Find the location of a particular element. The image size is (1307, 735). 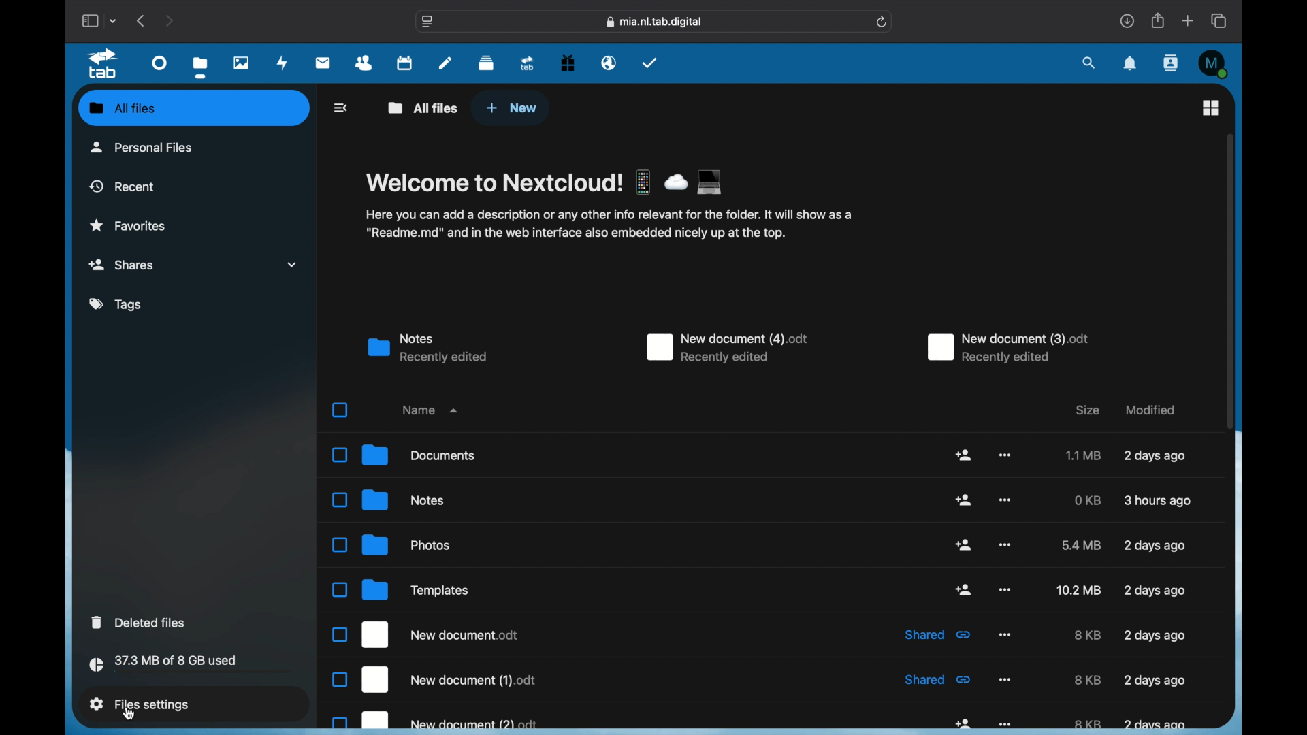

modified is located at coordinates (1148, 408).